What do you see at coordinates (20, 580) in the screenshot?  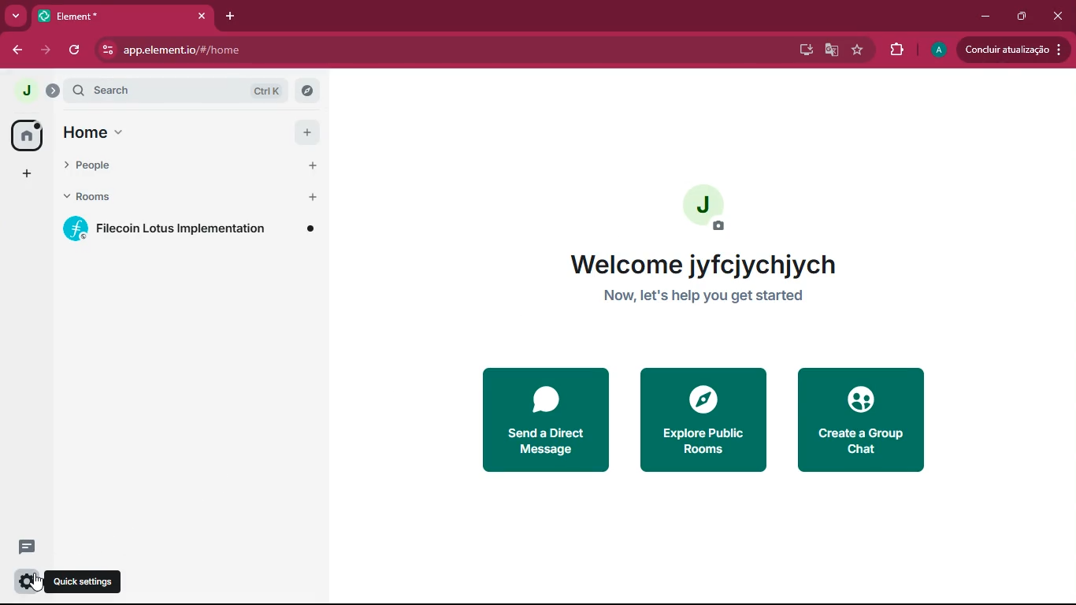 I see `settings` at bounding box center [20, 580].